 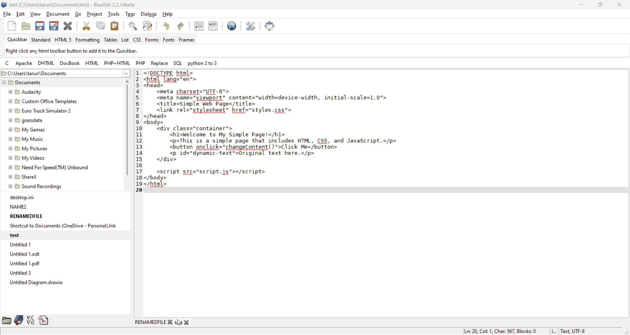 What do you see at coordinates (29, 138) in the screenshot?
I see `My Music` at bounding box center [29, 138].